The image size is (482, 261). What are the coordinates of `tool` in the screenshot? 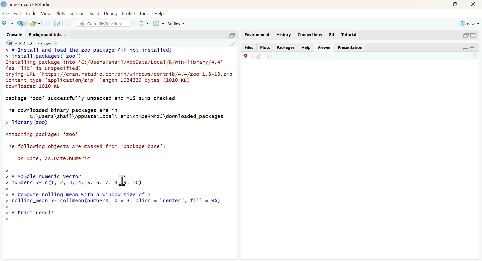 It's located at (144, 24).